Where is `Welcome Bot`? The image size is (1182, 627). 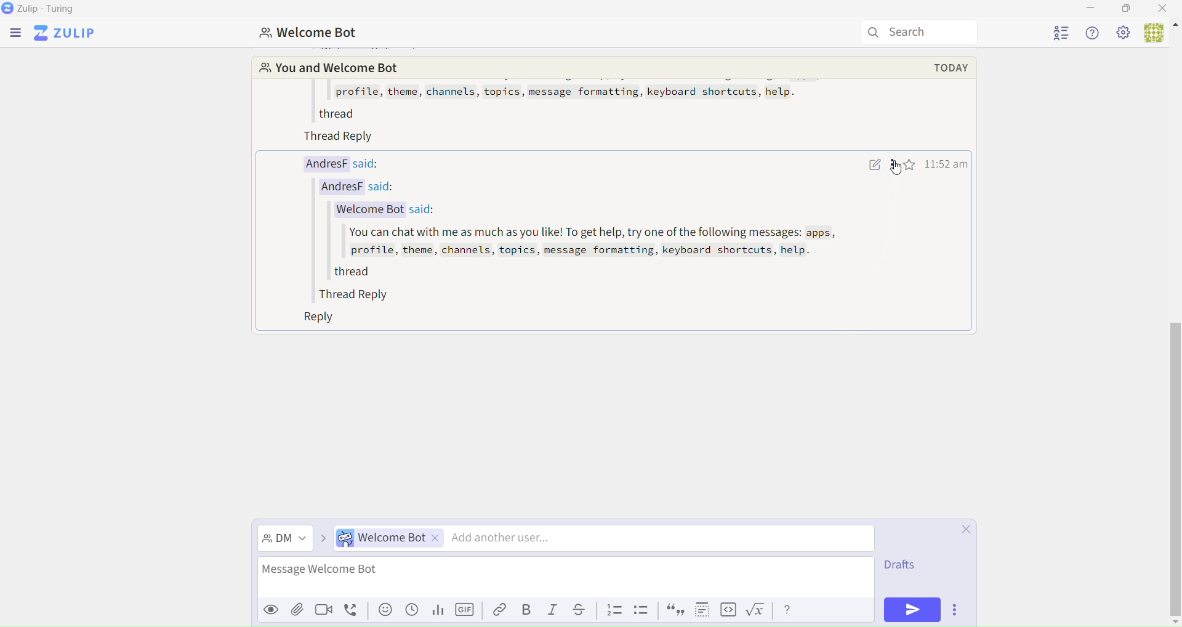
Welcome Bot is located at coordinates (312, 34).